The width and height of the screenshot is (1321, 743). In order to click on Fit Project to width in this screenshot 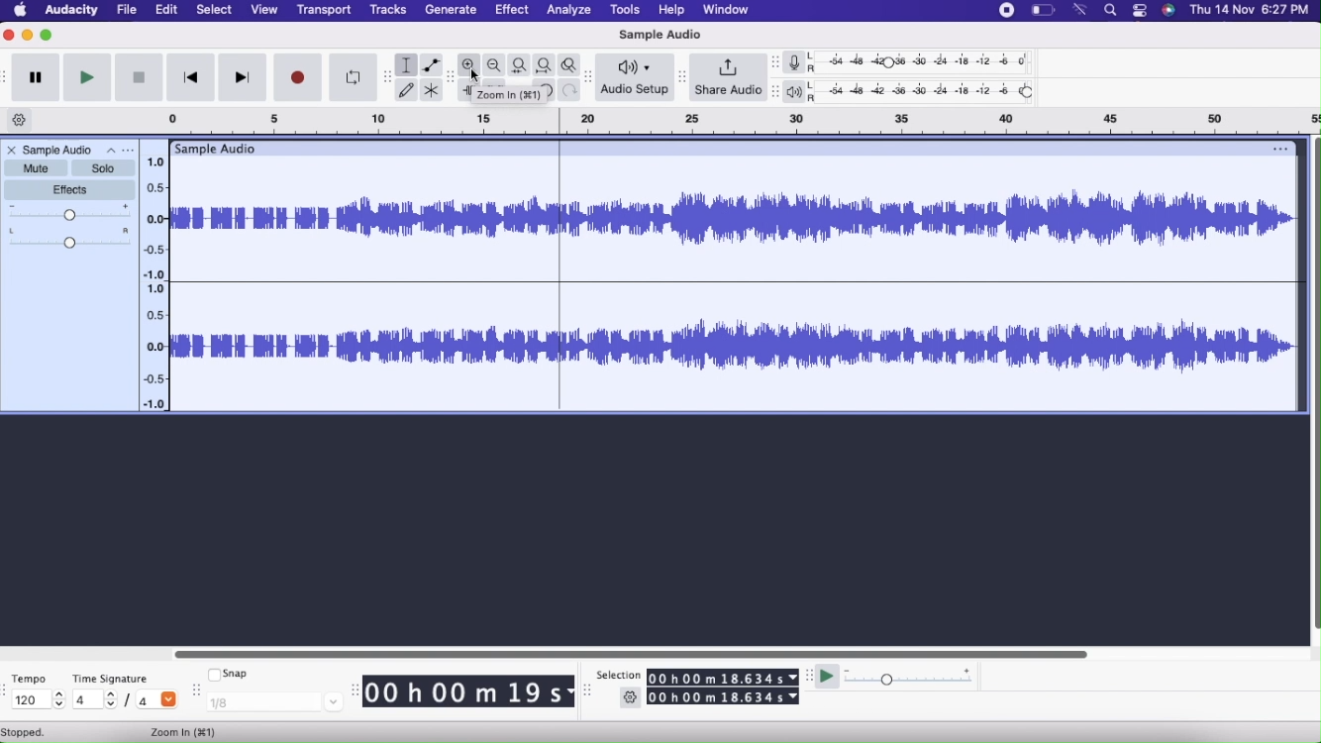, I will do `click(544, 65)`.